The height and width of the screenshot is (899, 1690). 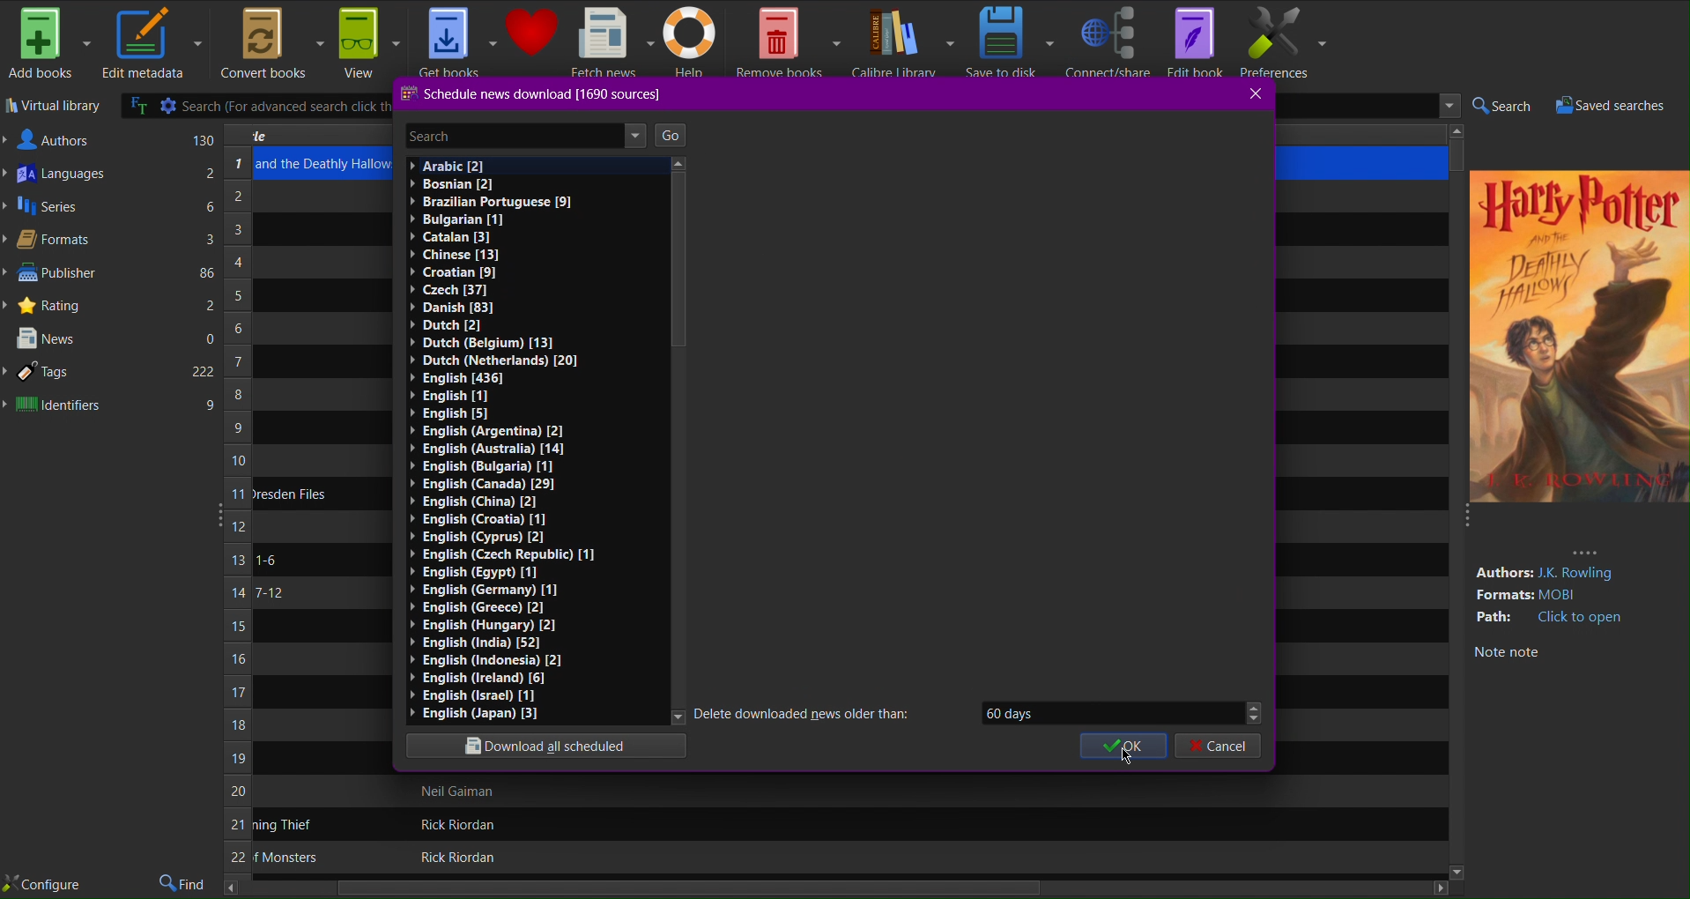 What do you see at coordinates (112, 274) in the screenshot?
I see `Publisher` at bounding box center [112, 274].